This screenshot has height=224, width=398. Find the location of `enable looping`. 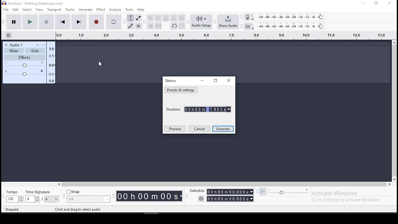

enable looping is located at coordinates (114, 22).